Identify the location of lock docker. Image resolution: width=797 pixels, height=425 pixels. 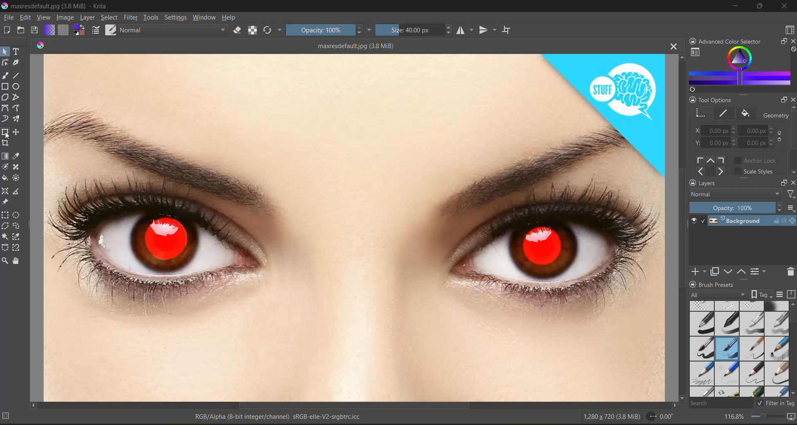
(693, 183).